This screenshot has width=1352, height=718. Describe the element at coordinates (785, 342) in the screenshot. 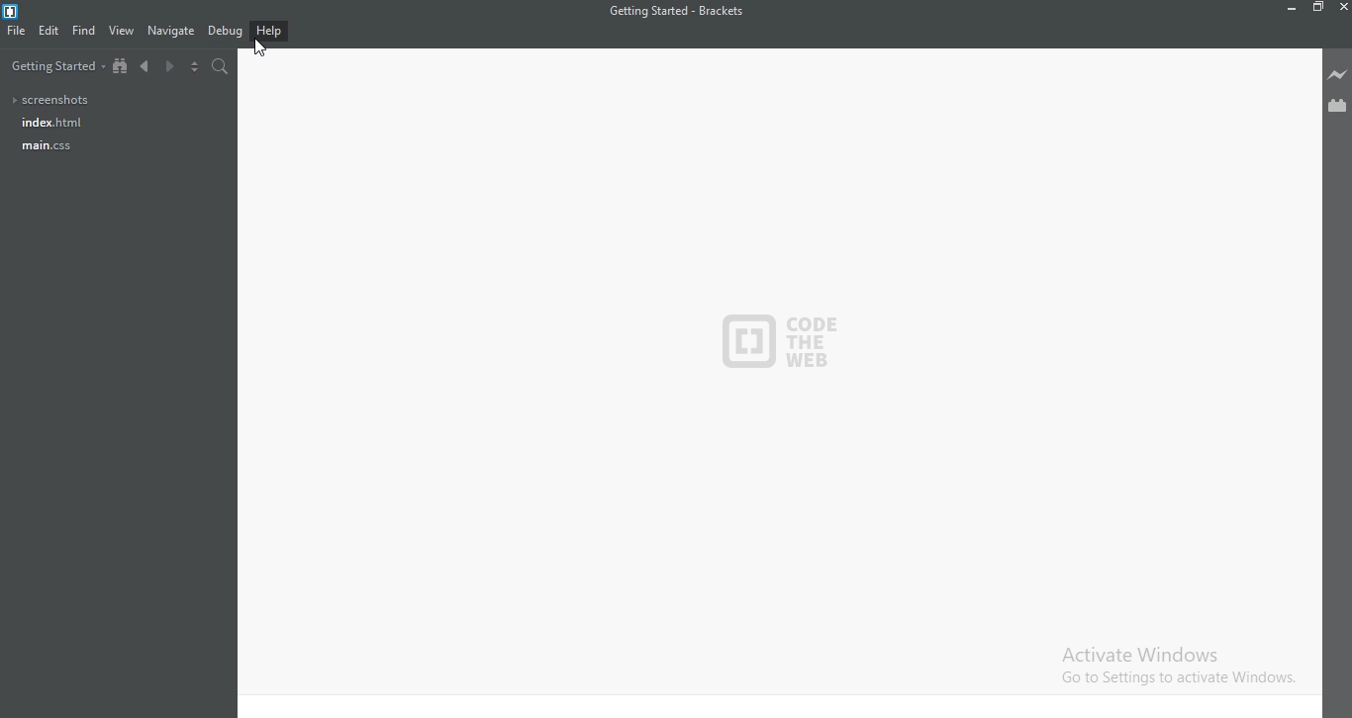

I see `logo` at that location.